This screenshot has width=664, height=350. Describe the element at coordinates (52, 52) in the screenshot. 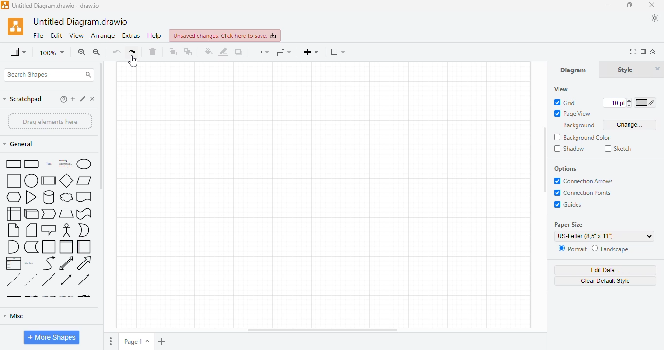

I see `zoom` at that location.